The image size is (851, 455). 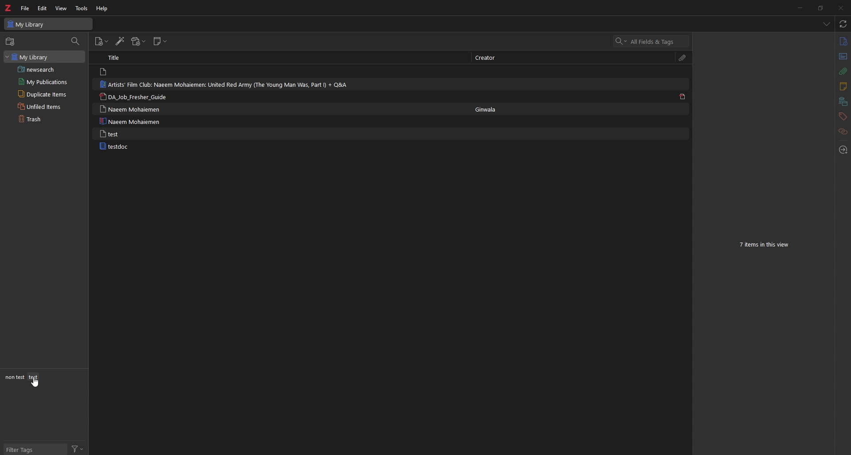 What do you see at coordinates (826, 23) in the screenshot?
I see `list all items` at bounding box center [826, 23].